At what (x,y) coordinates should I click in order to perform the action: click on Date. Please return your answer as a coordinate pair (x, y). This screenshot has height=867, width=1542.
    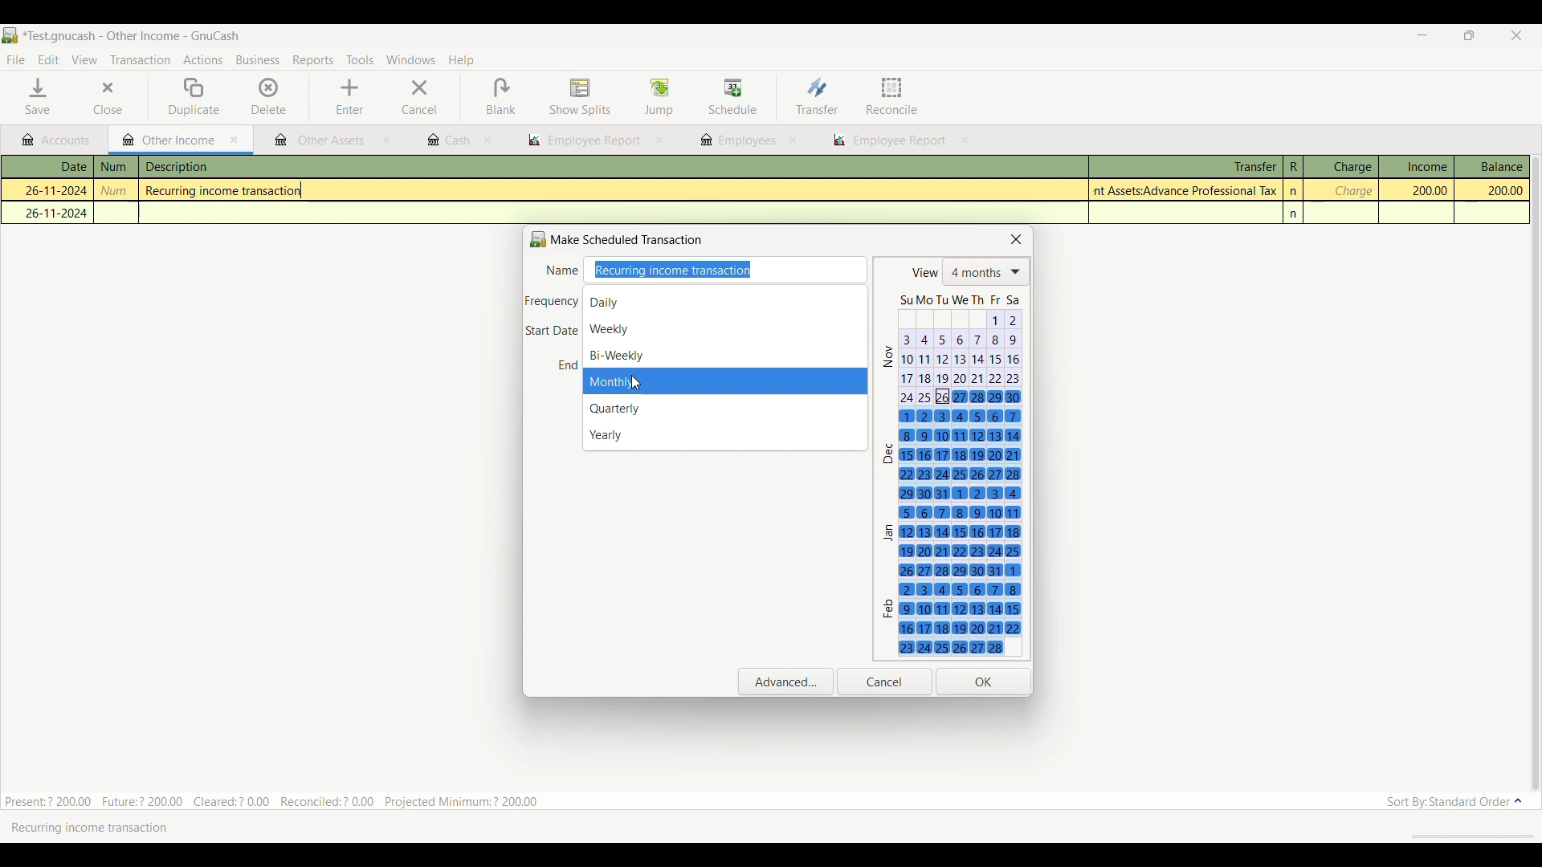
    Looking at the image, I should click on (56, 167).